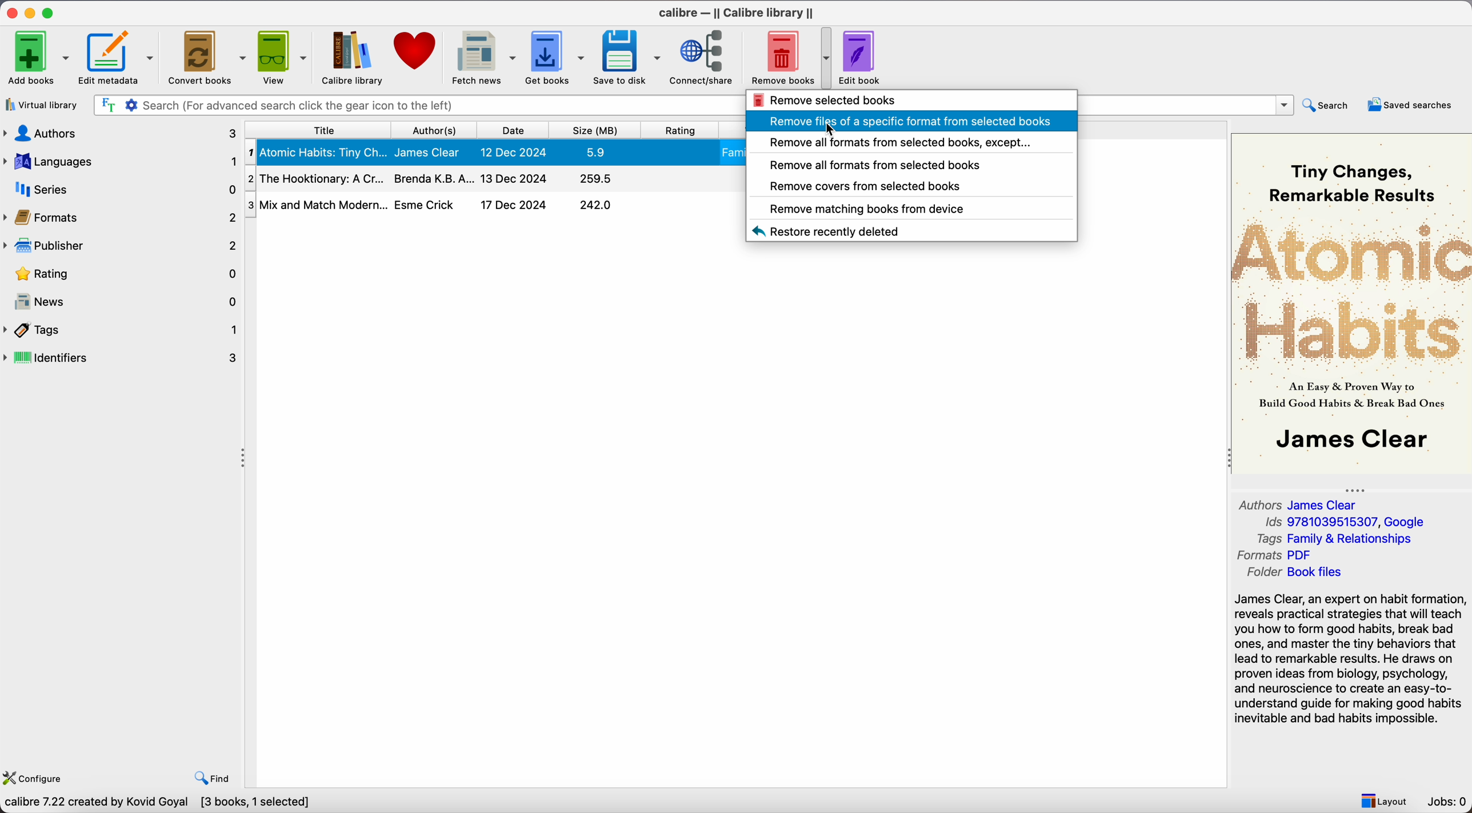 The image size is (1472, 813). What do you see at coordinates (629, 57) in the screenshot?
I see `save to disk` at bounding box center [629, 57].